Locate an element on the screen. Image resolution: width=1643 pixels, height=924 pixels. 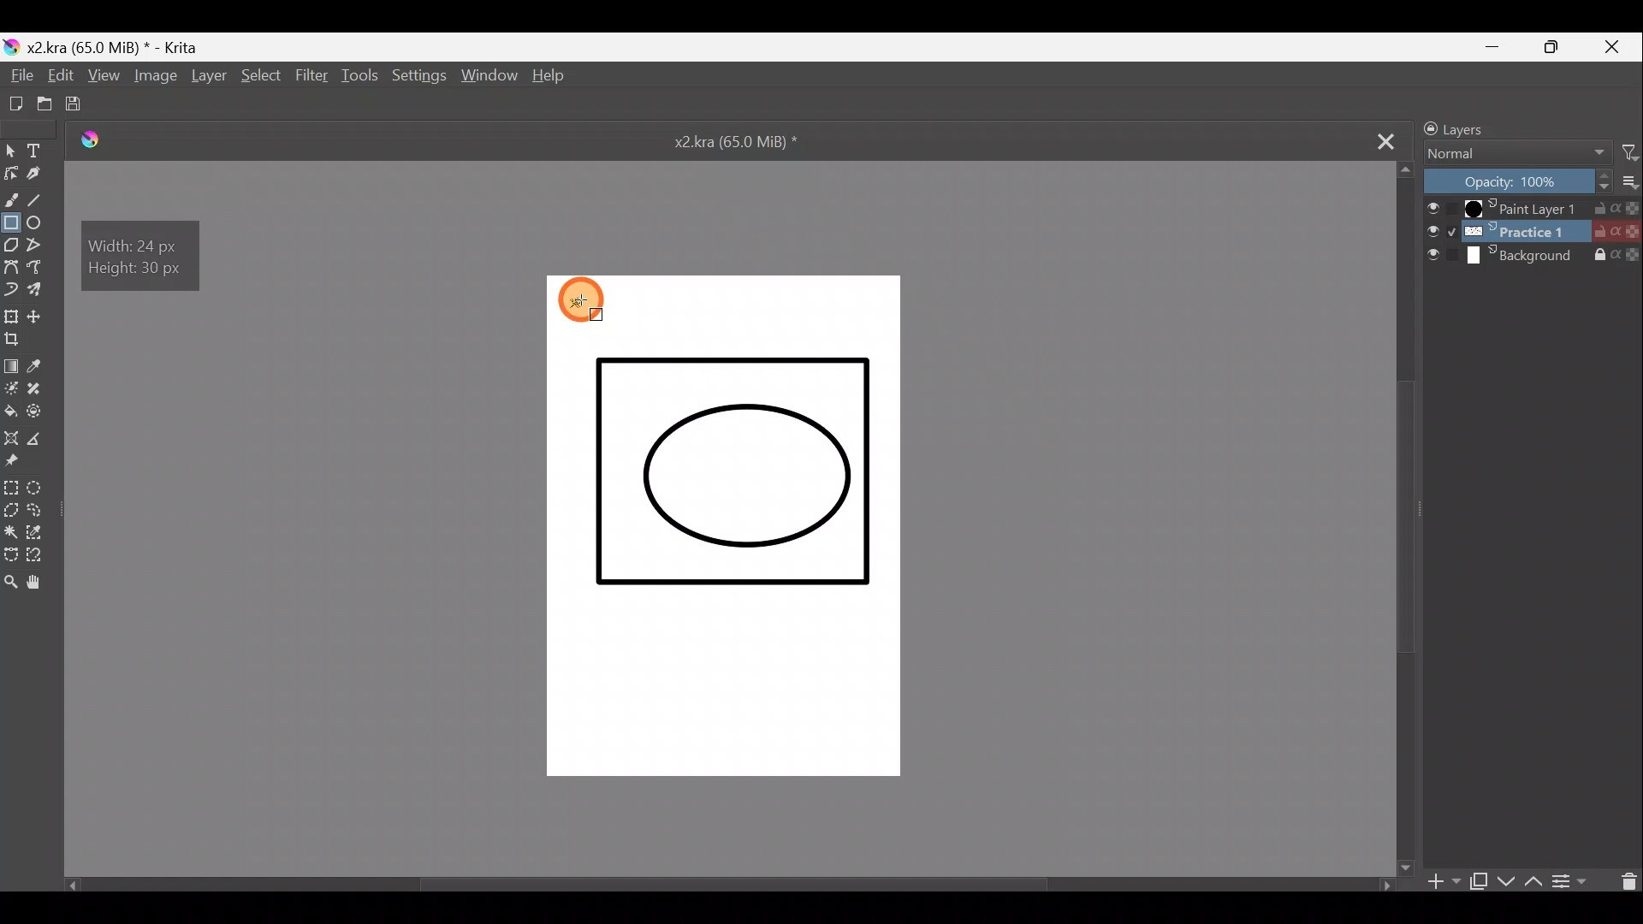
Move layer/mask up is located at coordinates (1533, 880).